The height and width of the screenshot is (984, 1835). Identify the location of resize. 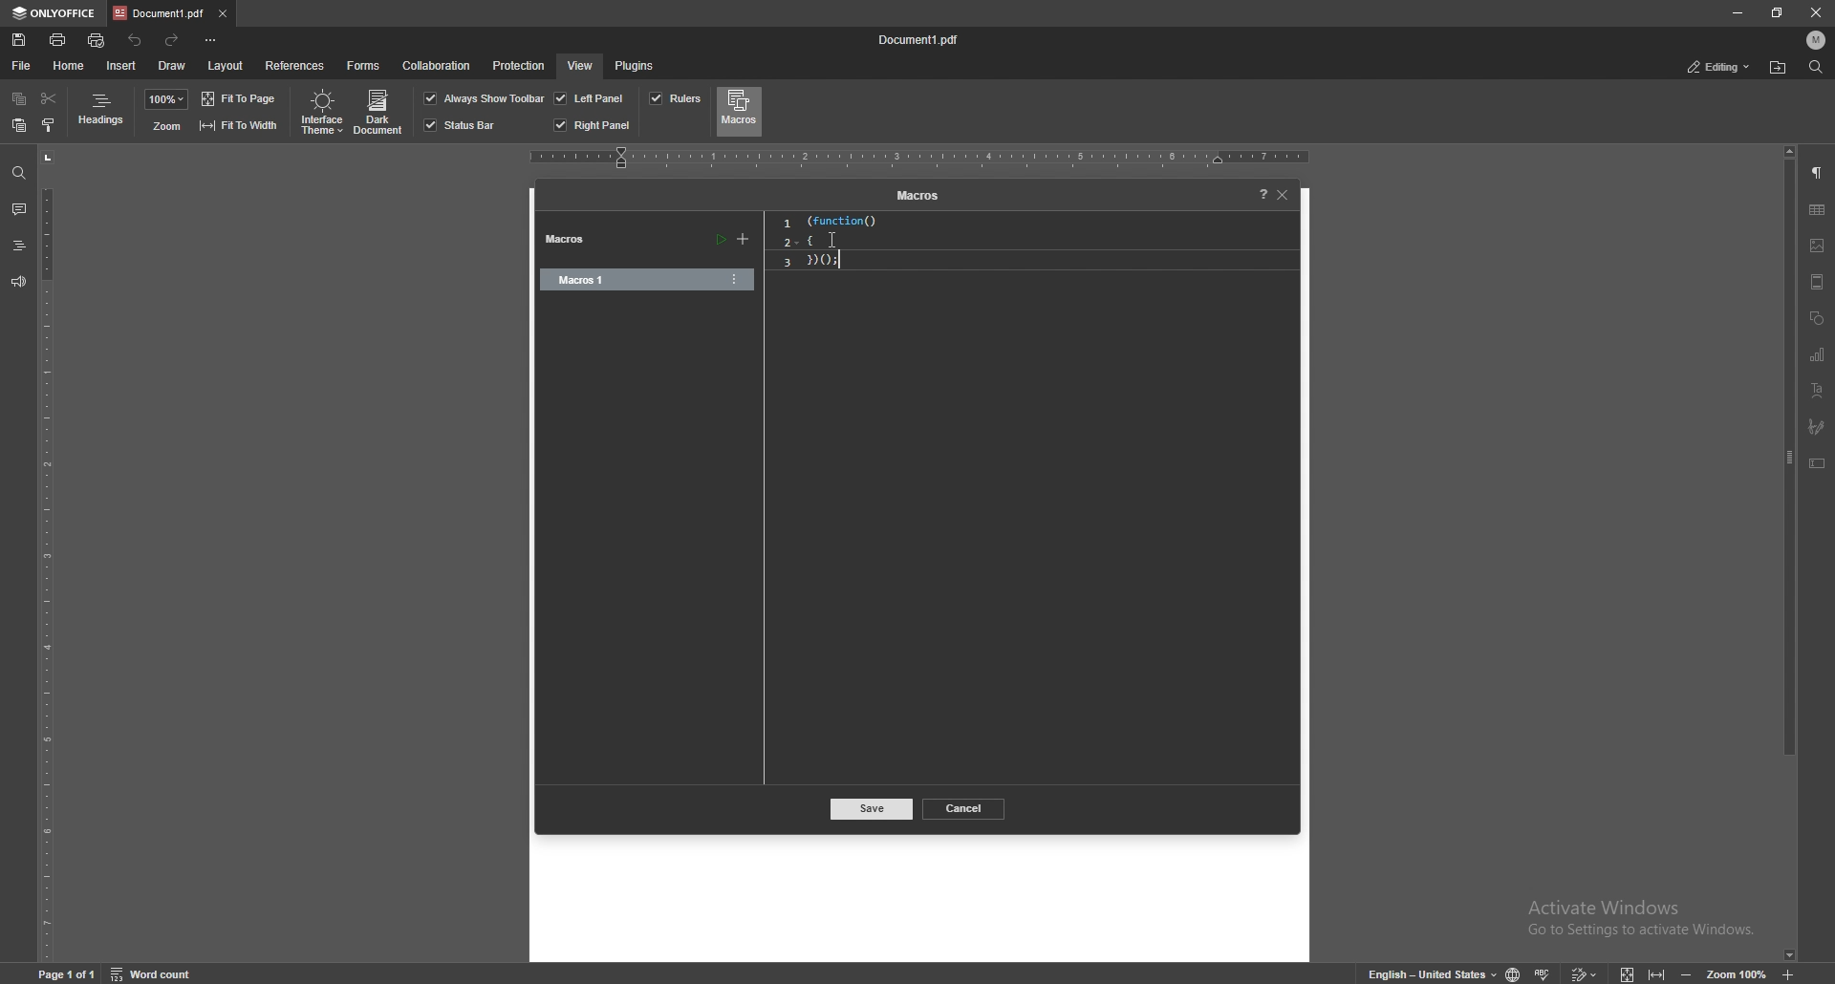
(1777, 13).